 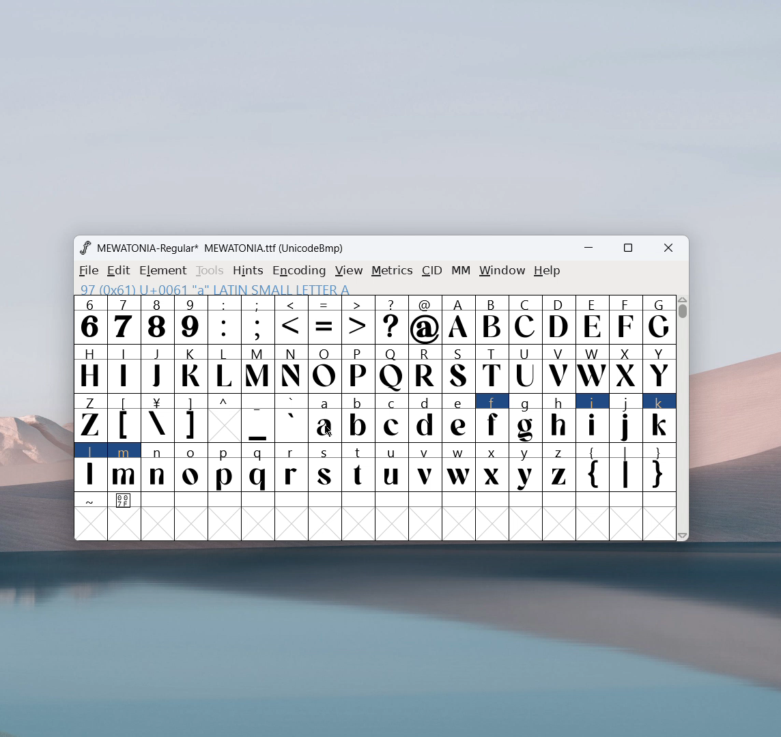 I want to click on A, so click(x=459, y=320).